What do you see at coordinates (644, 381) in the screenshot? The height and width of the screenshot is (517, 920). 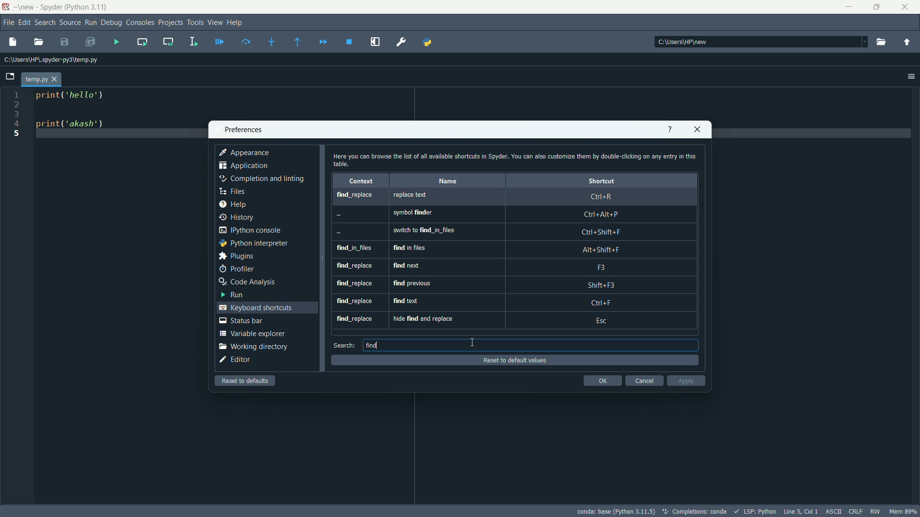 I see `cancel` at bounding box center [644, 381].